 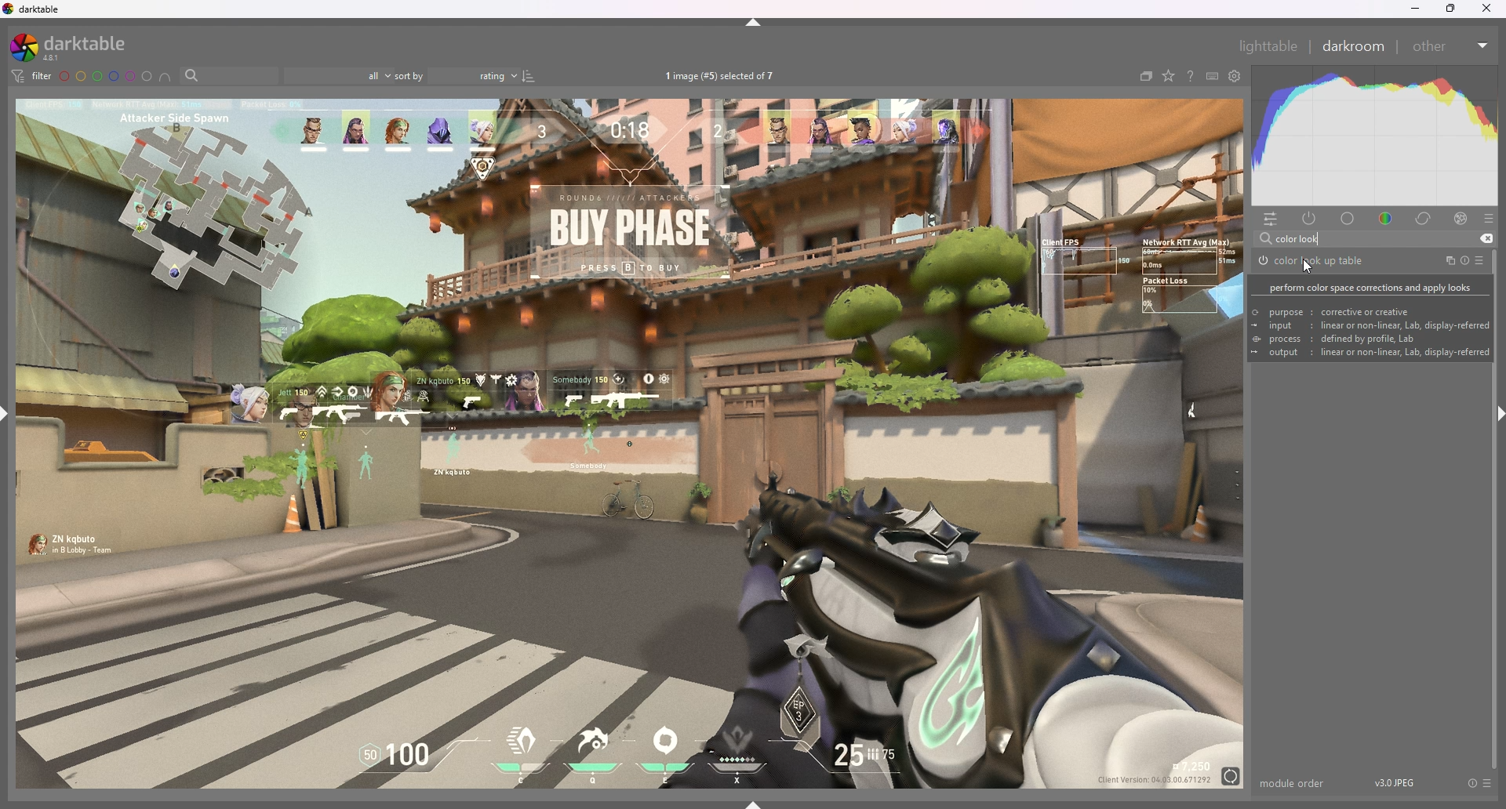 I want to click on change type of overlays, so click(x=1169, y=76).